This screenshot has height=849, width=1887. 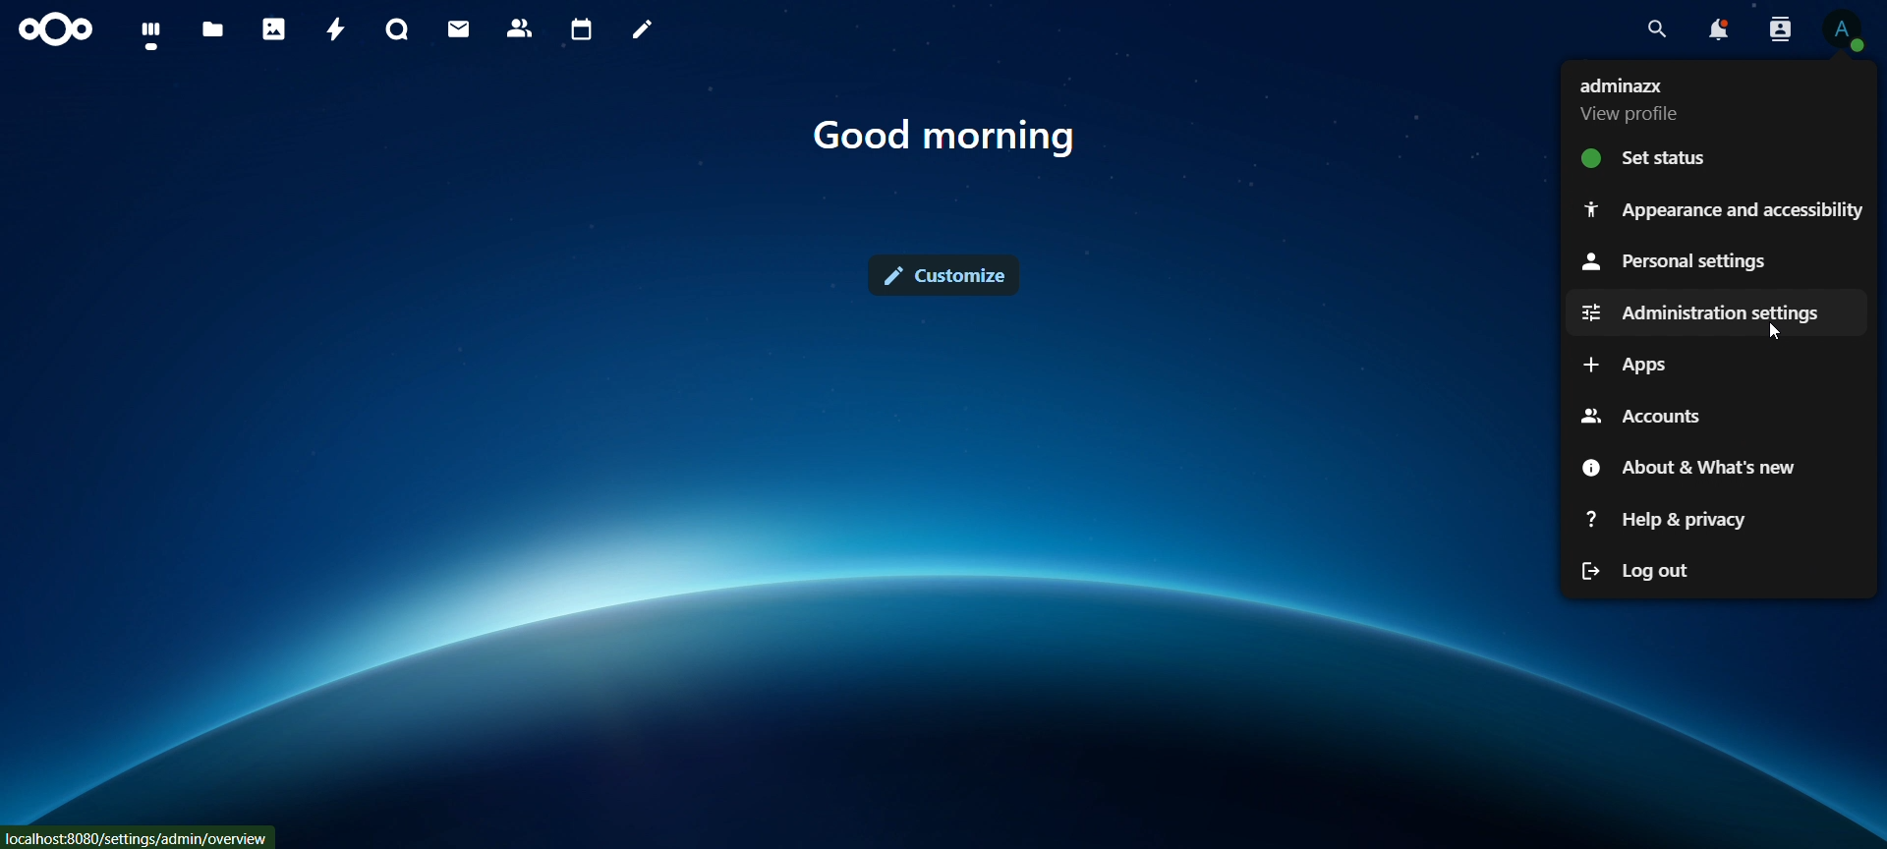 I want to click on accounts, so click(x=1643, y=417).